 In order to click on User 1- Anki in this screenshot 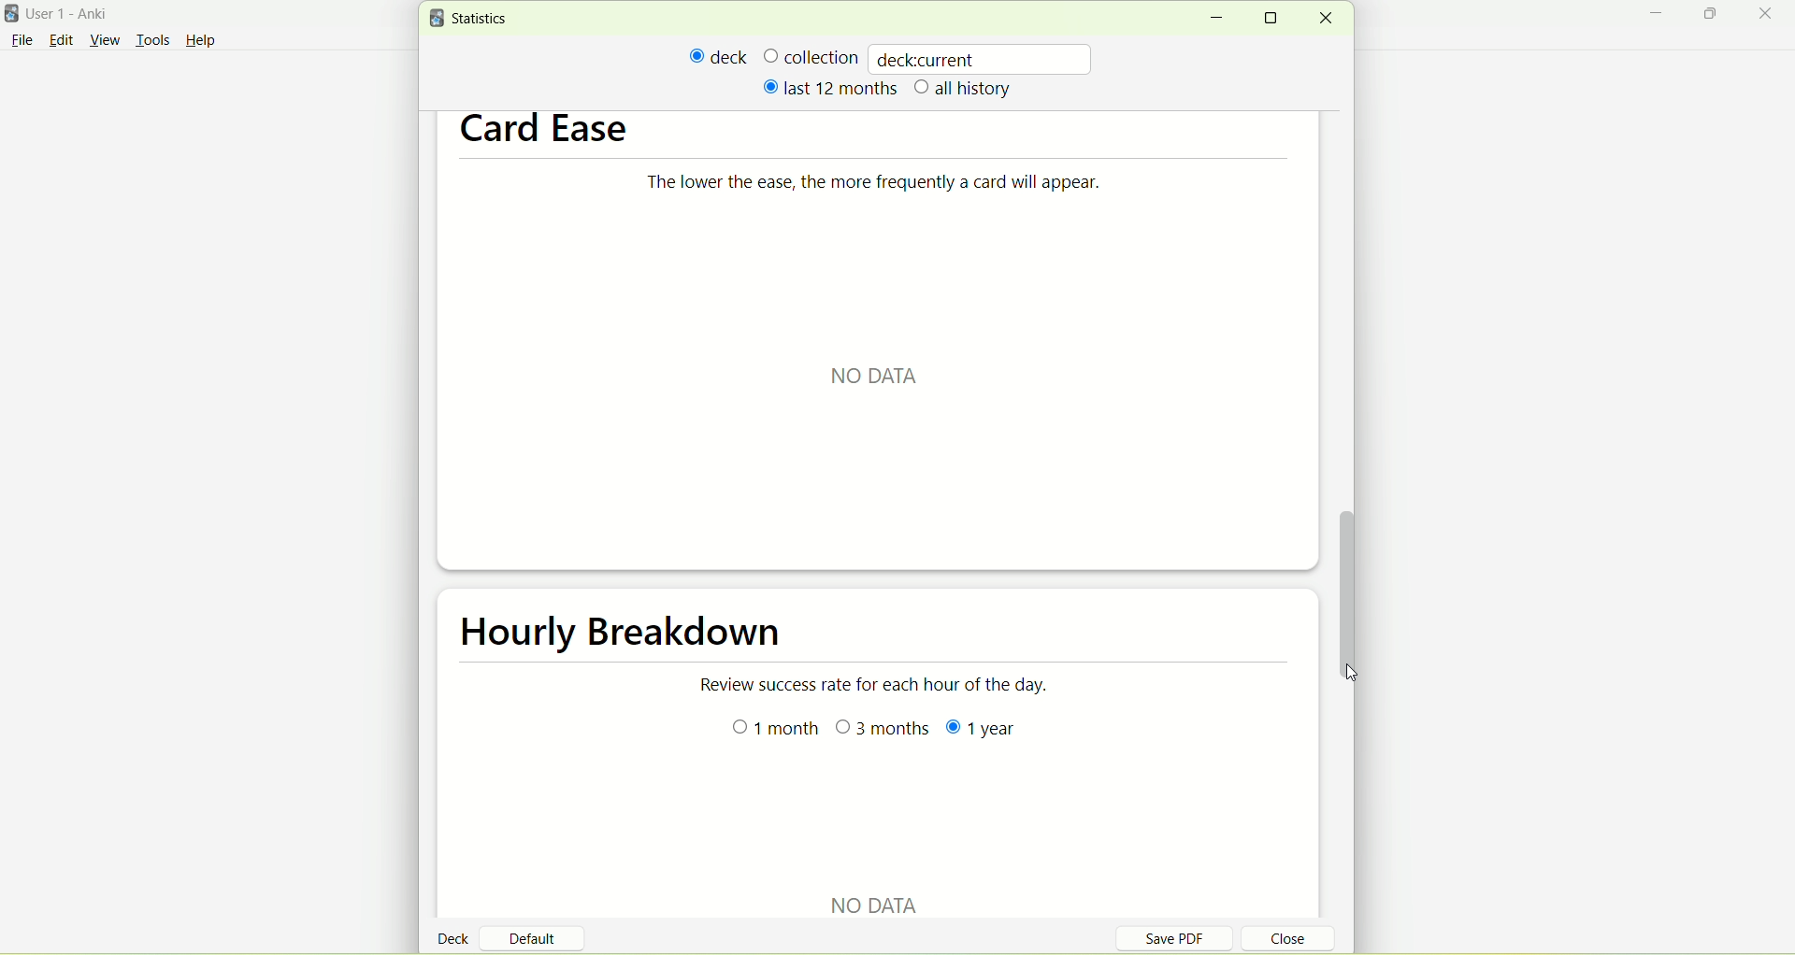, I will do `click(79, 17)`.